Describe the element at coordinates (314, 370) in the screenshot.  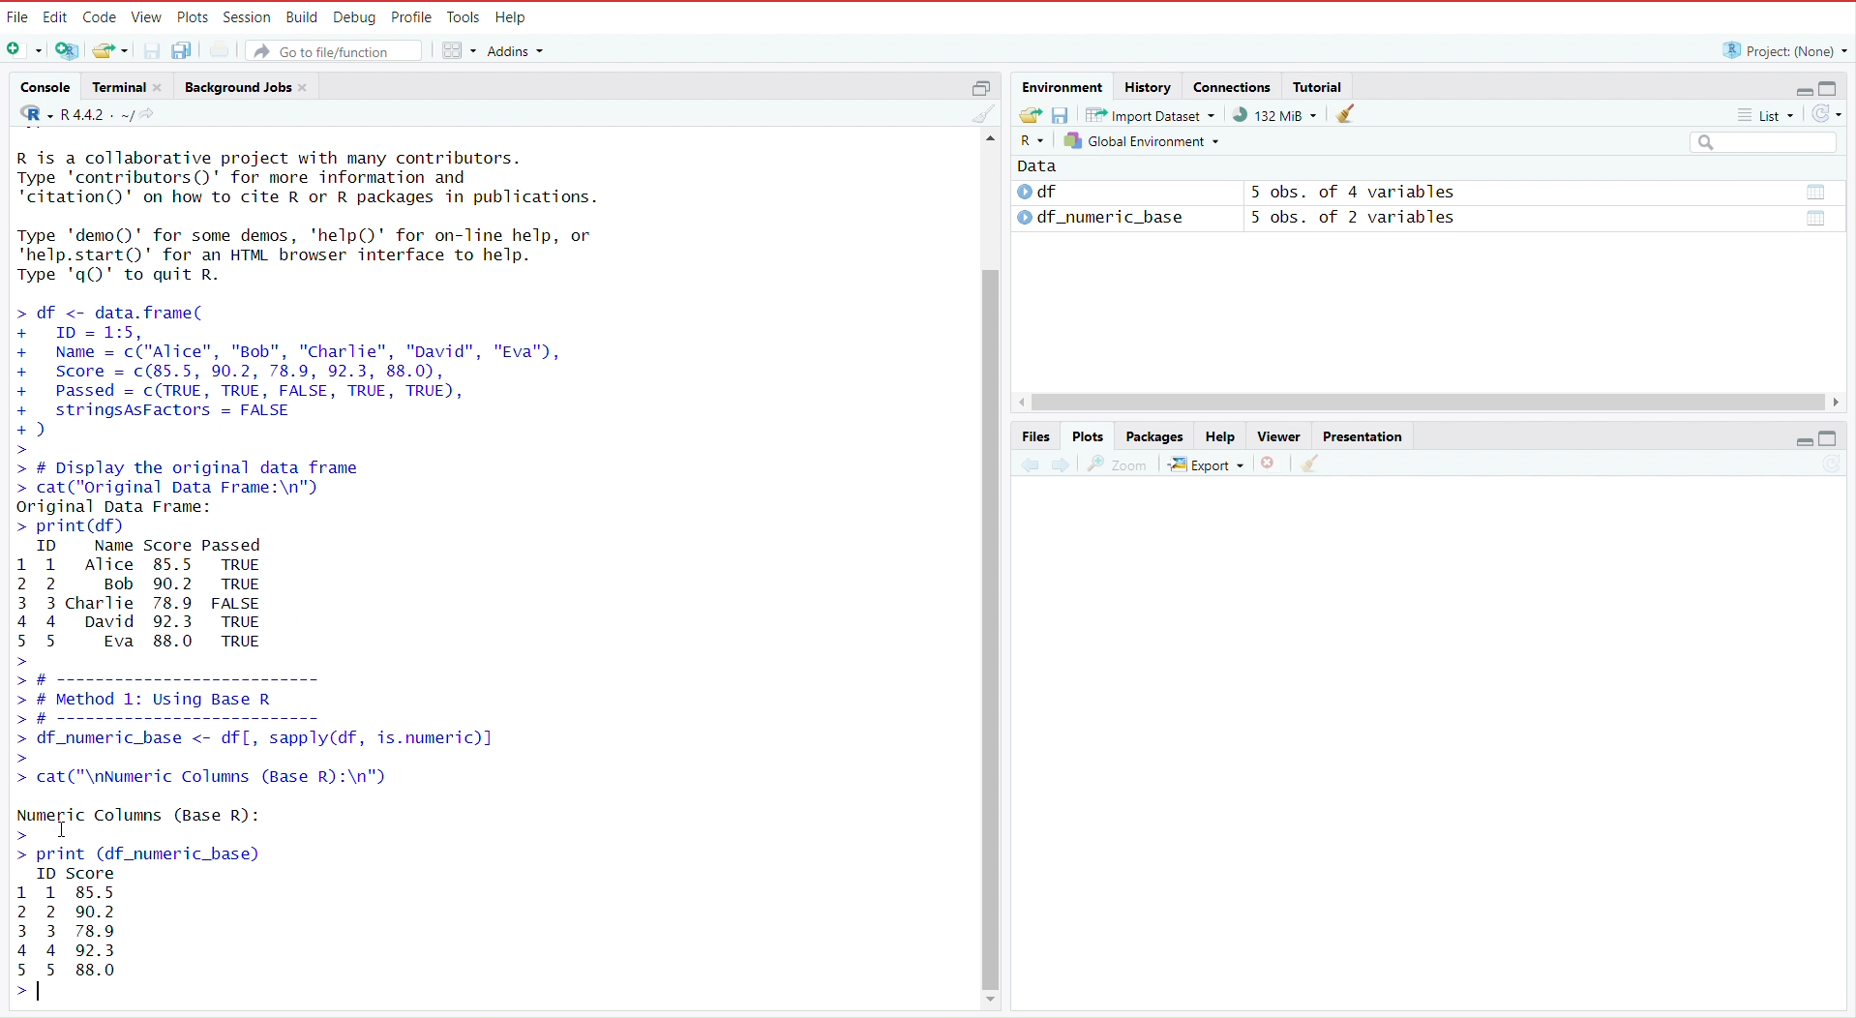
I see `df <- data.frame(
ID = 1:5,
Name = c("Alice", "Bob", "Charlie", "David", "Eva"),
Score = c(85.5, 90.2, 78.9, 92.3, 88.0),
Passed = c(TRUE, TRUE, FALSE, TRUE, TRUE),
stringsAsFactors = FALSE

)` at that location.